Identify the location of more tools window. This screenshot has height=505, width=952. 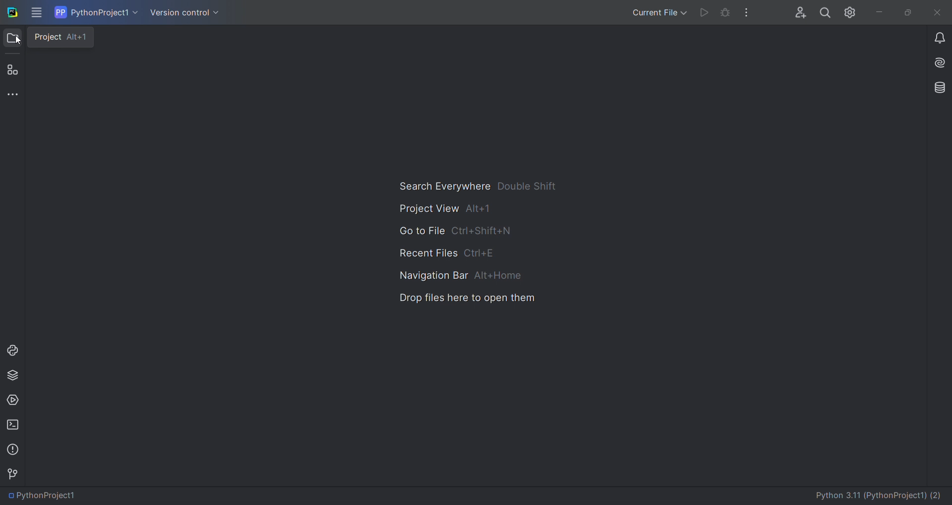
(13, 94).